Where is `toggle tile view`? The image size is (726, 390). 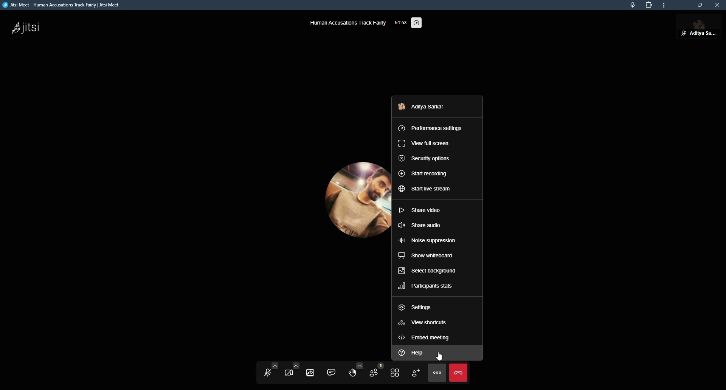 toggle tile view is located at coordinates (395, 373).